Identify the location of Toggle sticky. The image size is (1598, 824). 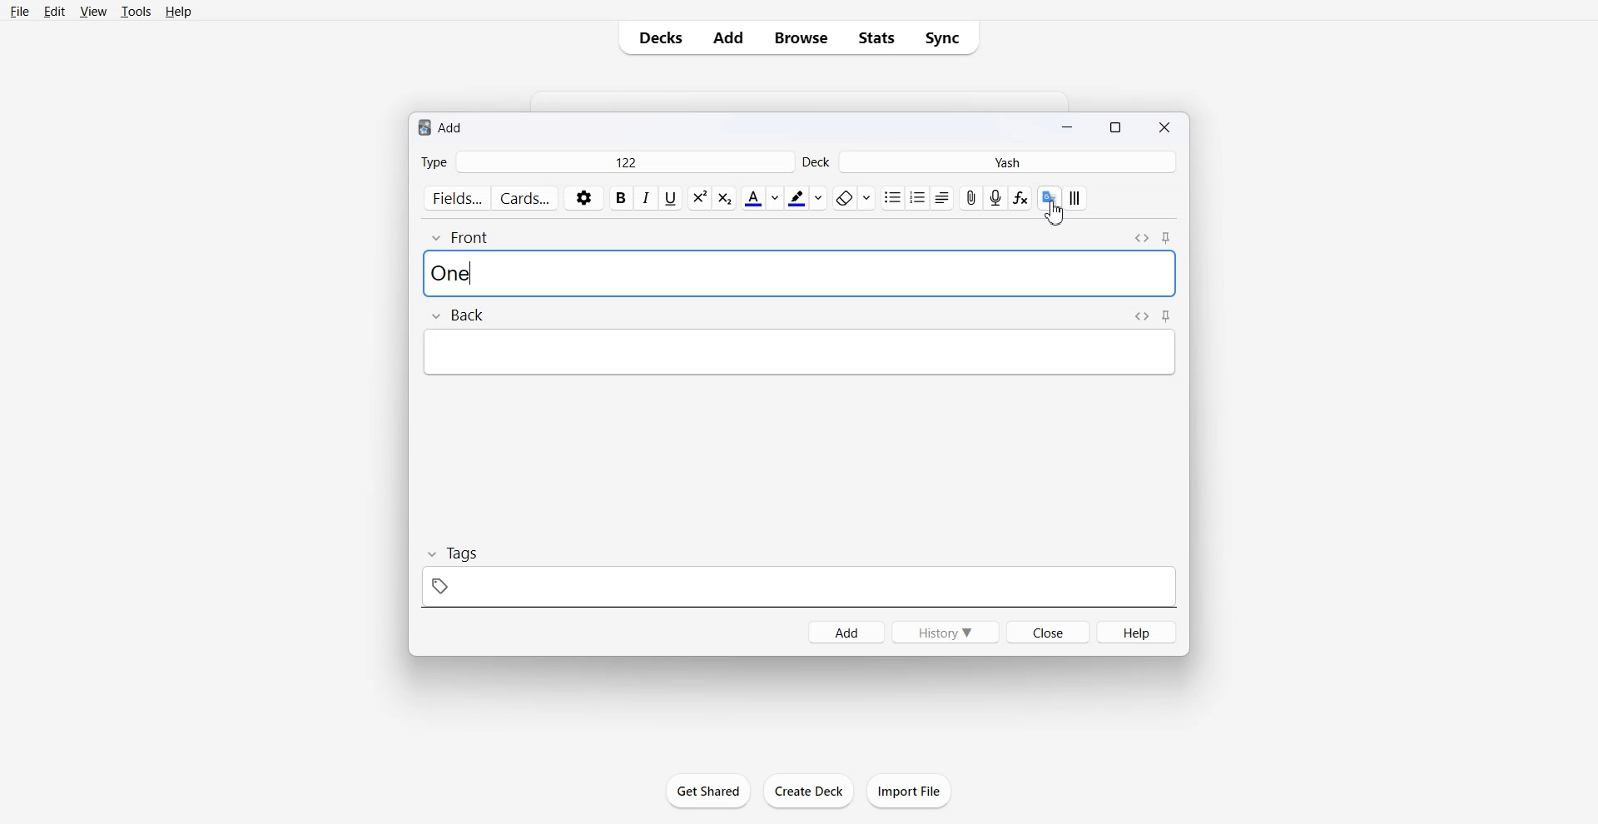
(1167, 316).